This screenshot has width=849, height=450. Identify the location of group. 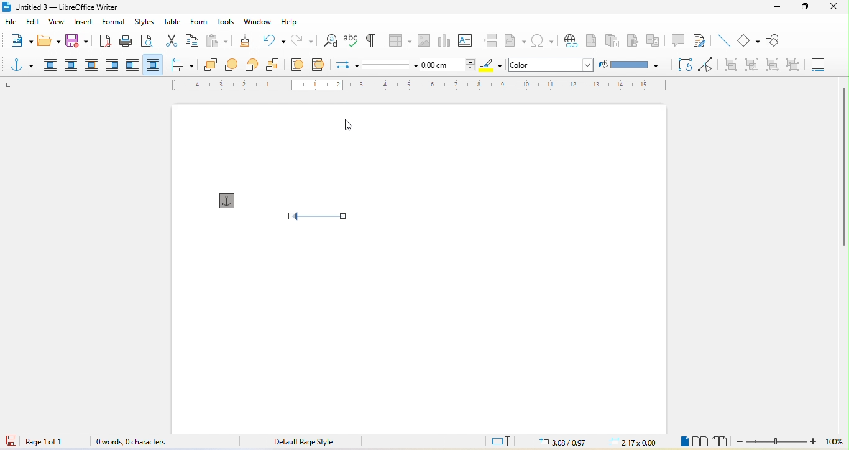
(730, 64).